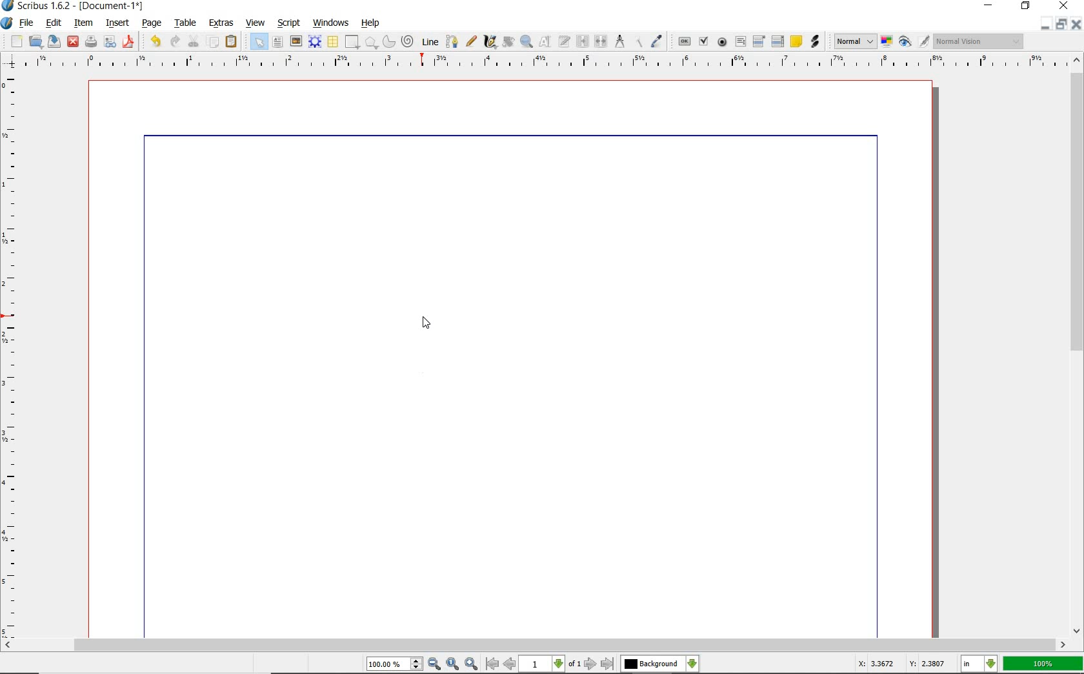 The width and height of the screenshot is (1084, 674). I want to click on Previous Page, so click(510, 666).